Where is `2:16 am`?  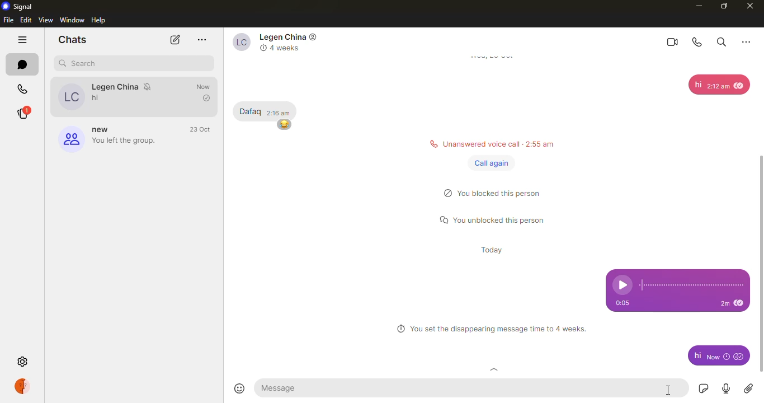
2:16 am is located at coordinates (279, 111).